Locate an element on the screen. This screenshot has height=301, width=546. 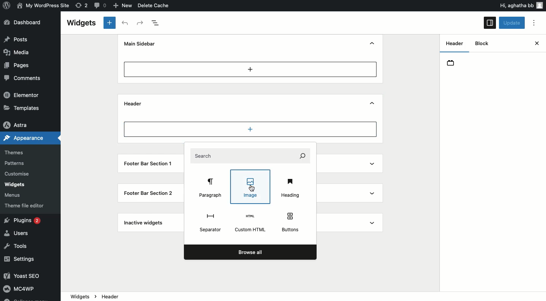
Mine sidebar is located at coordinates (138, 44).